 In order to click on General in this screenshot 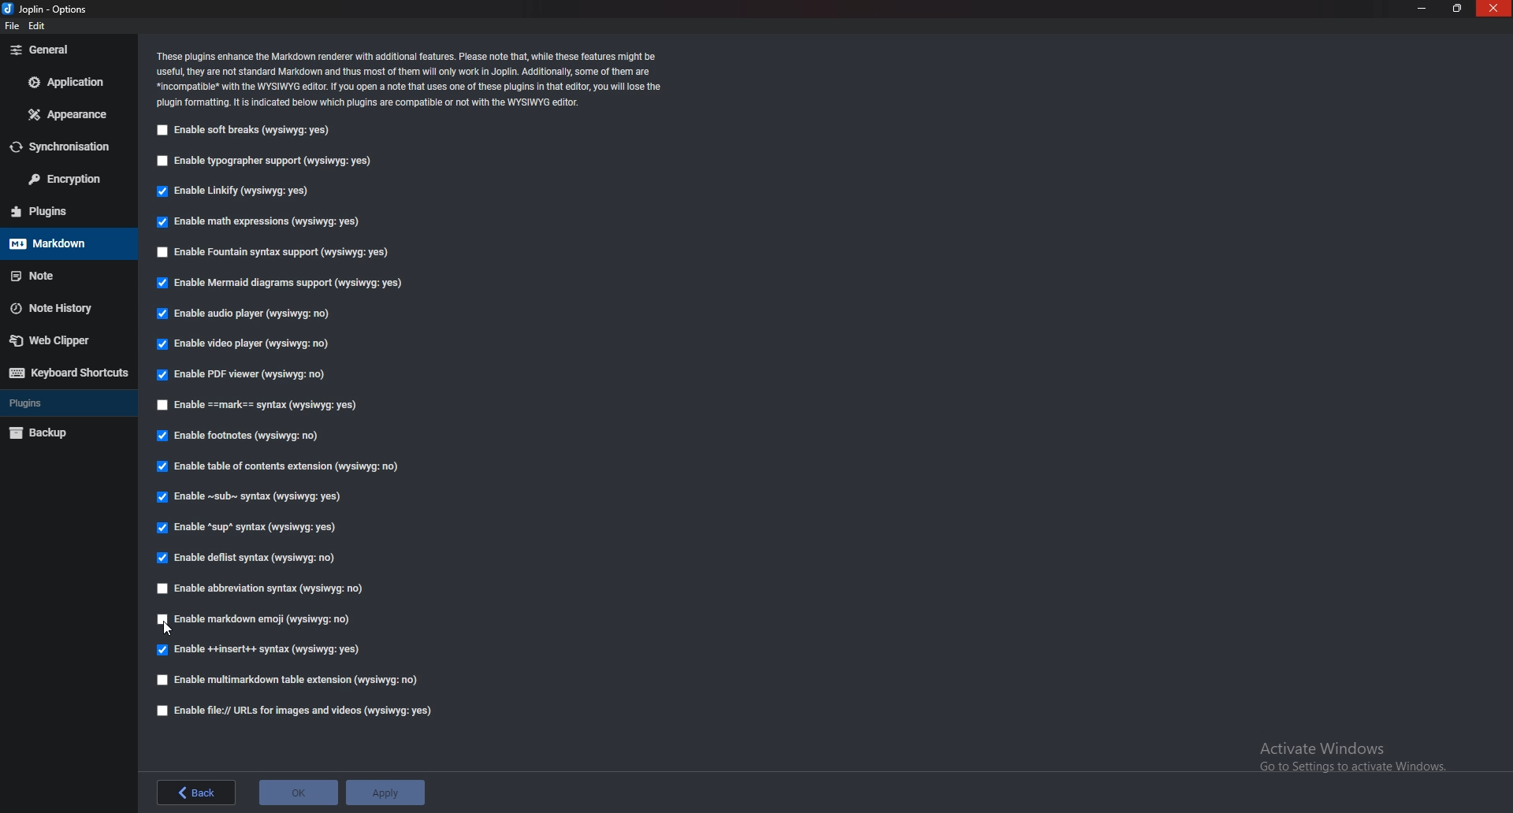, I will do `click(65, 50)`.